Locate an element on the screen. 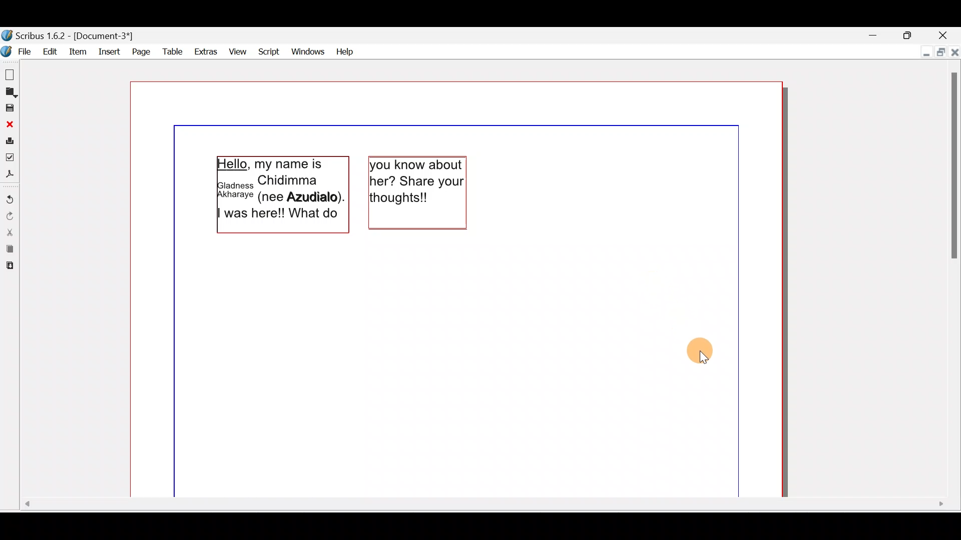 The height and width of the screenshot is (540, 961). Page is located at coordinates (139, 51).